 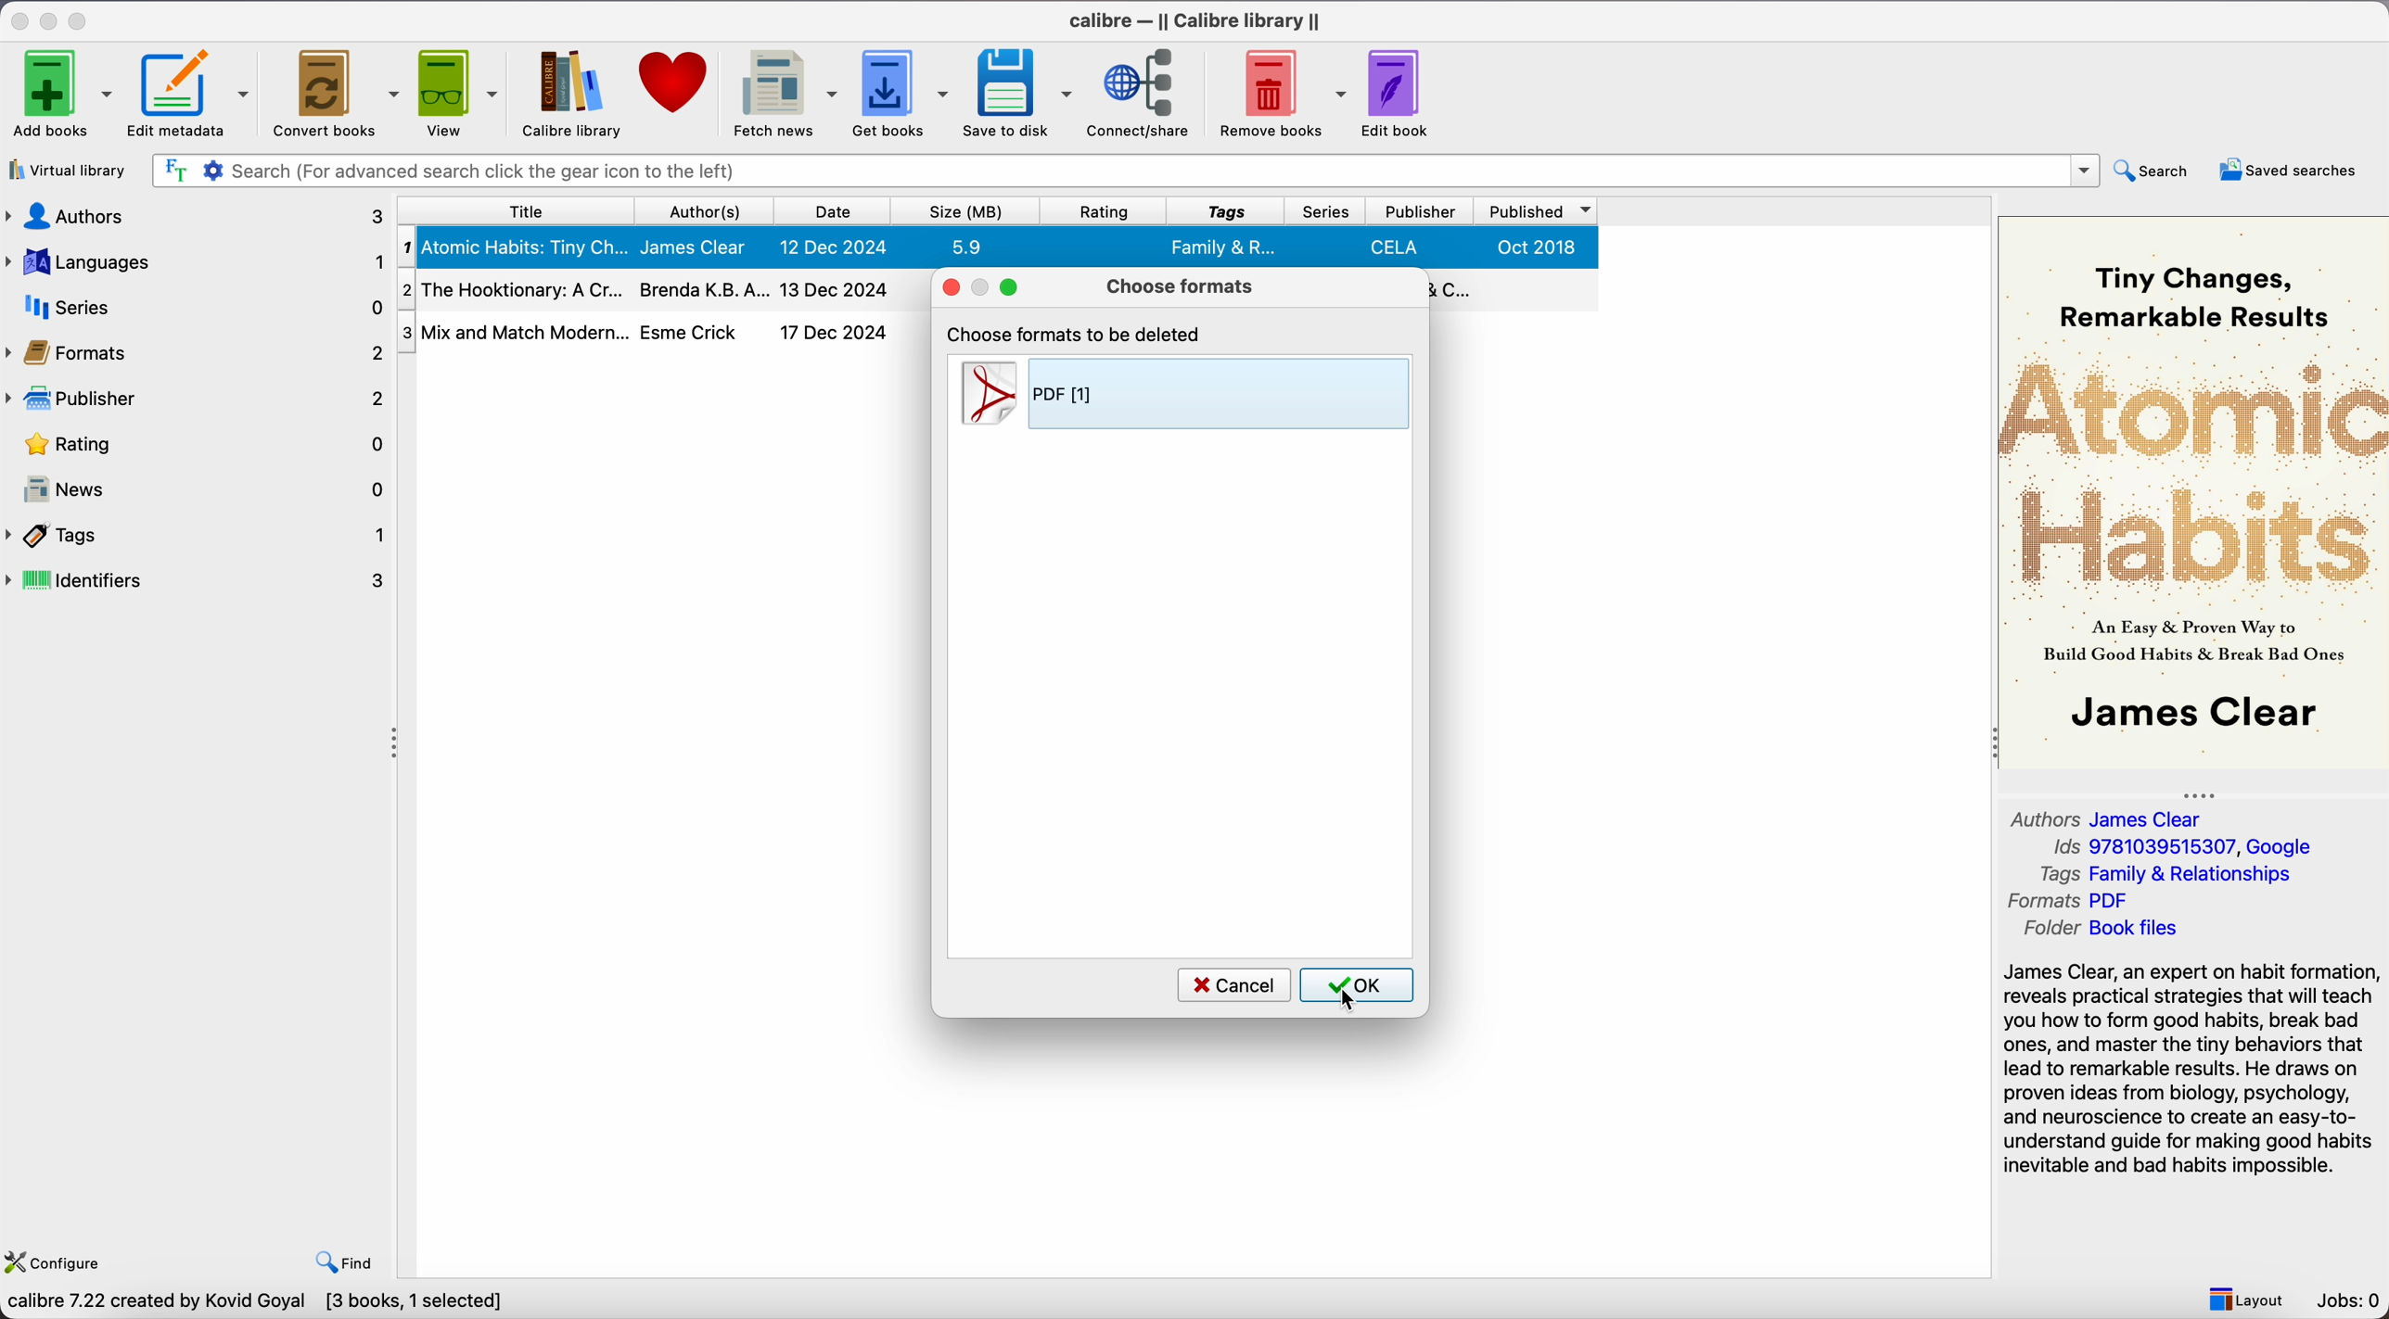 What do you see at coordinates (1539, 211) in the screenshot?
I see `published` at bounding box center [1539, 211].